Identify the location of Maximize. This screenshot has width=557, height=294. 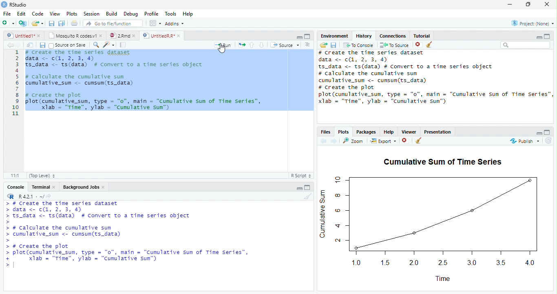
(547, 133).